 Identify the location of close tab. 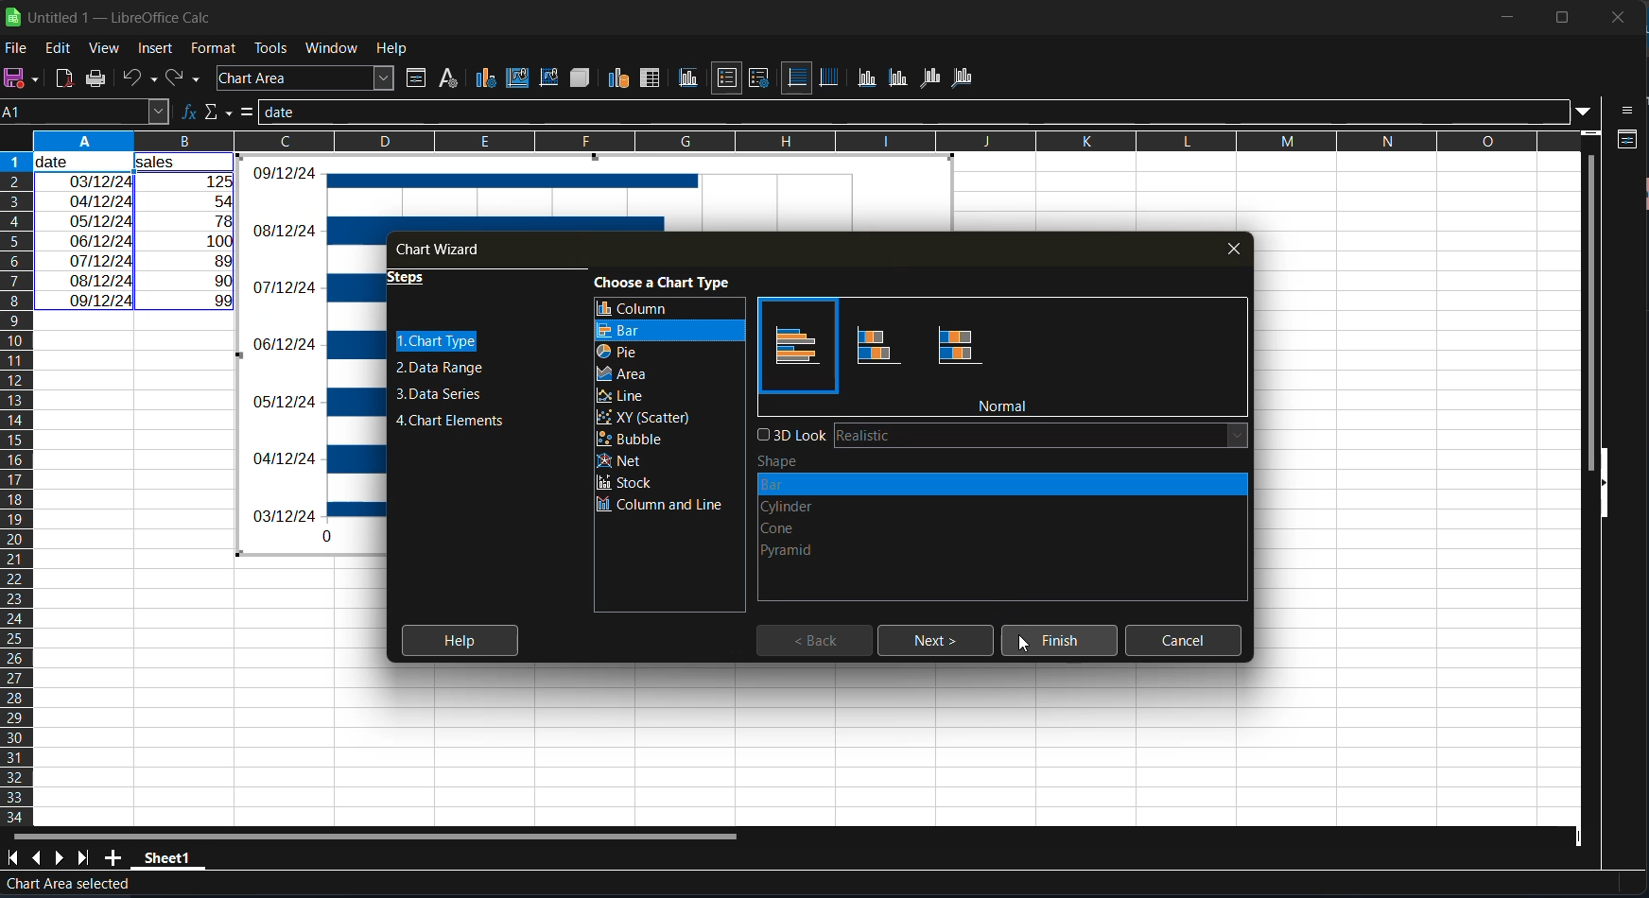
(1236, 247).